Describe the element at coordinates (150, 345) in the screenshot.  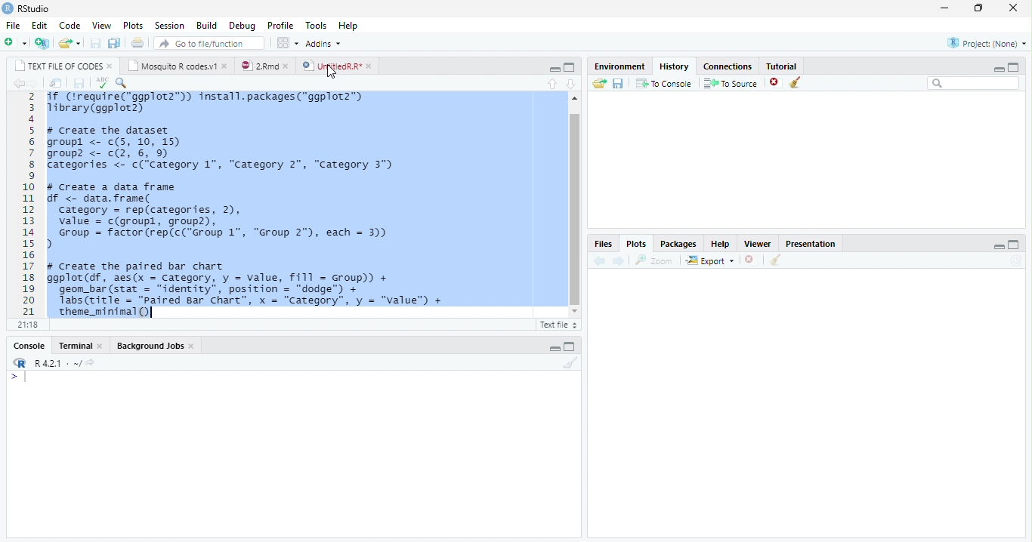
I see `background jobs` at that location.